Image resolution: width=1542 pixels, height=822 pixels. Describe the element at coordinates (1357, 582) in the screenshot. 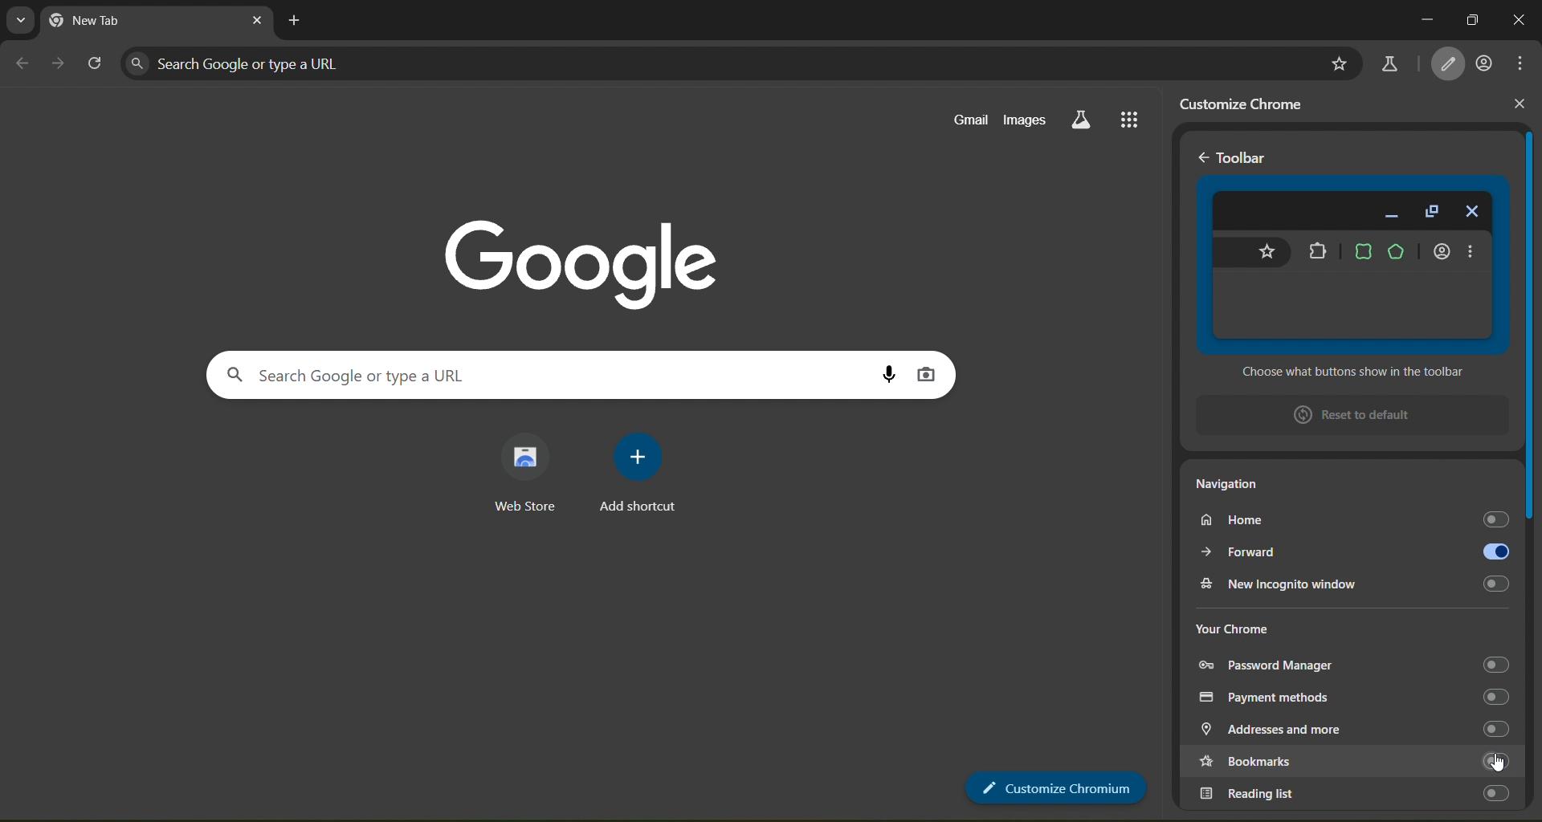

I see `new incognito window` at that location.